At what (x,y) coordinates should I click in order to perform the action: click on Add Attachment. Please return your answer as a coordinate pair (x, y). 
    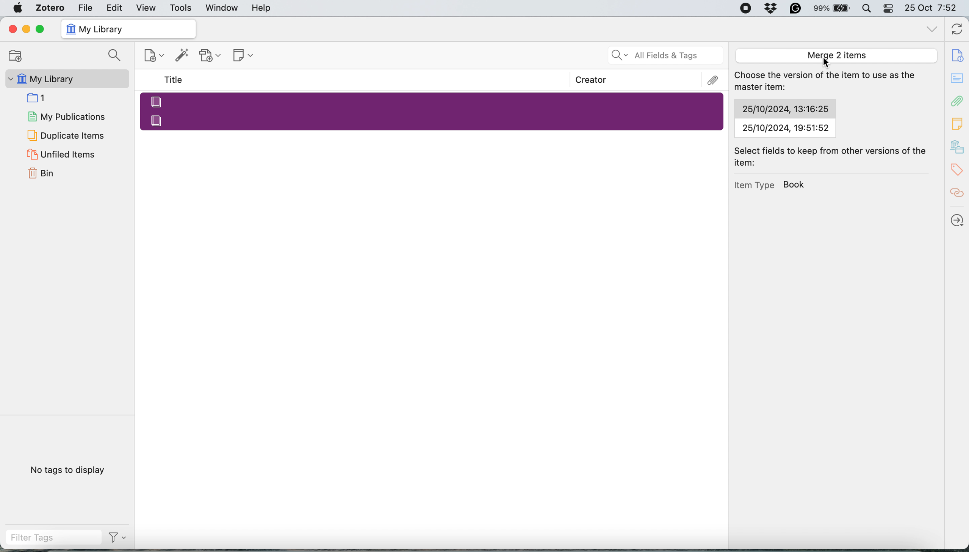
    Looking at the image, I should click on (210, 56).